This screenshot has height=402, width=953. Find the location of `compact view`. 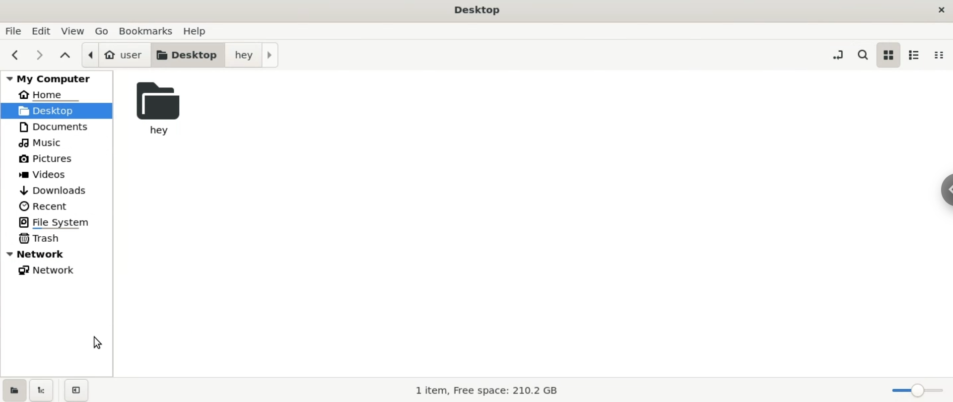

compact view is located at coordinates (942, 57).